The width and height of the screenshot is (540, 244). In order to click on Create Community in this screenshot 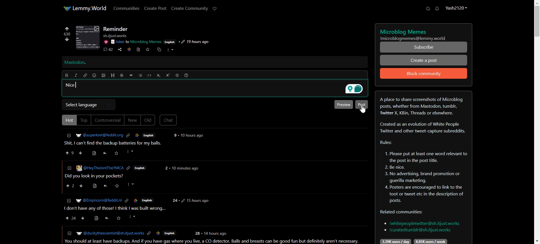, I will do `click(190, 8)`.